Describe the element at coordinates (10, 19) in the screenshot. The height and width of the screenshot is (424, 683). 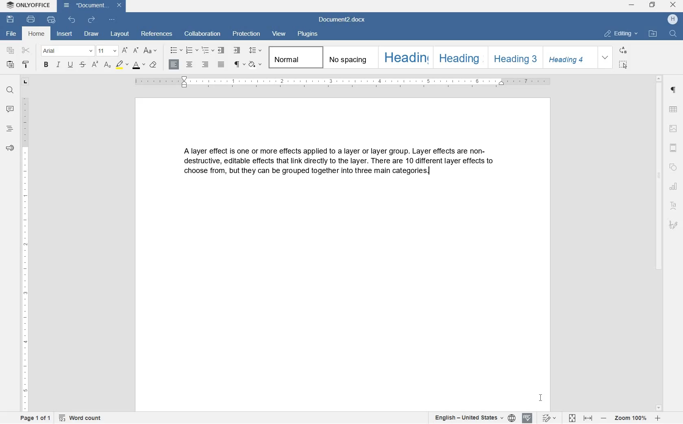
I see `SAVE` at that location.